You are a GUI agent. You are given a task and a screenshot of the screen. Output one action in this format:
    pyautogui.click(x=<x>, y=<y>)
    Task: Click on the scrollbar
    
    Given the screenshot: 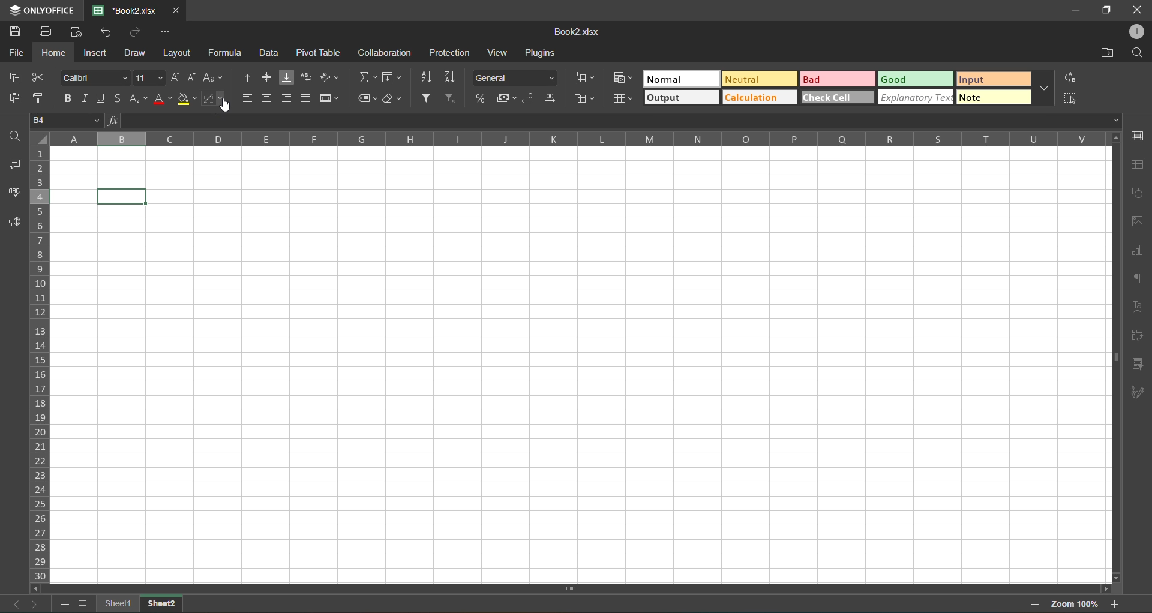 What is the action you would take?
    pyautogui.click(x=440, y=590)
    